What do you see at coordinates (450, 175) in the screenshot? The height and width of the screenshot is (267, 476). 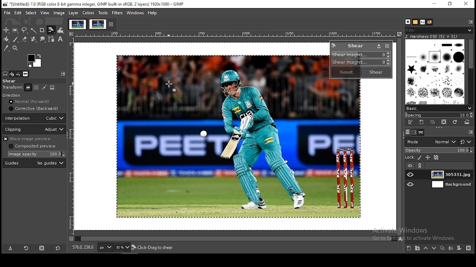 I see `layer` at bounding box center [450, 175].